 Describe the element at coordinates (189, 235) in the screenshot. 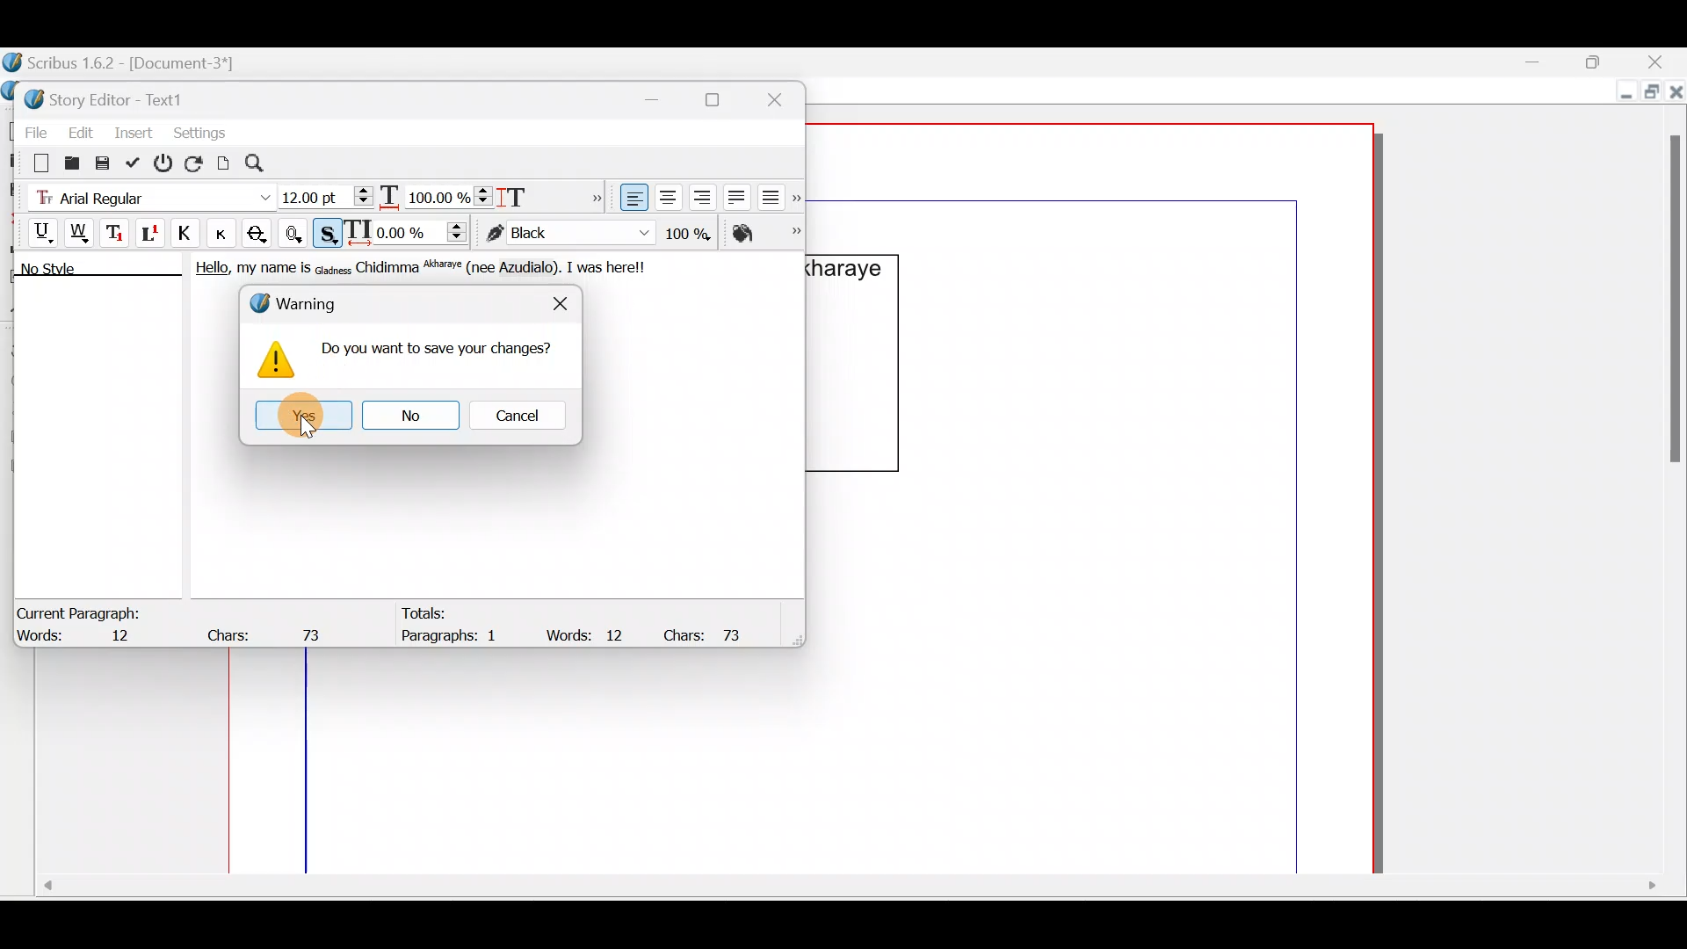

I see `All caps` at that location.